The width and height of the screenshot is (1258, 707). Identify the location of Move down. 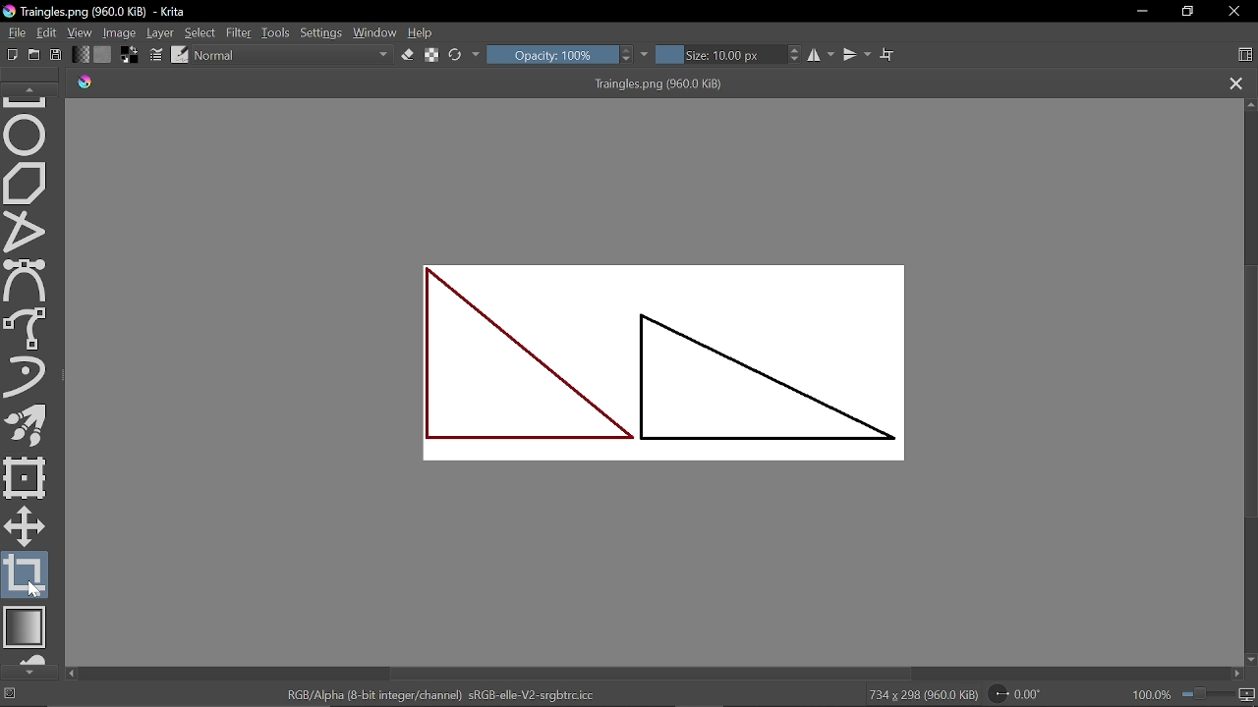
(1250, 660).